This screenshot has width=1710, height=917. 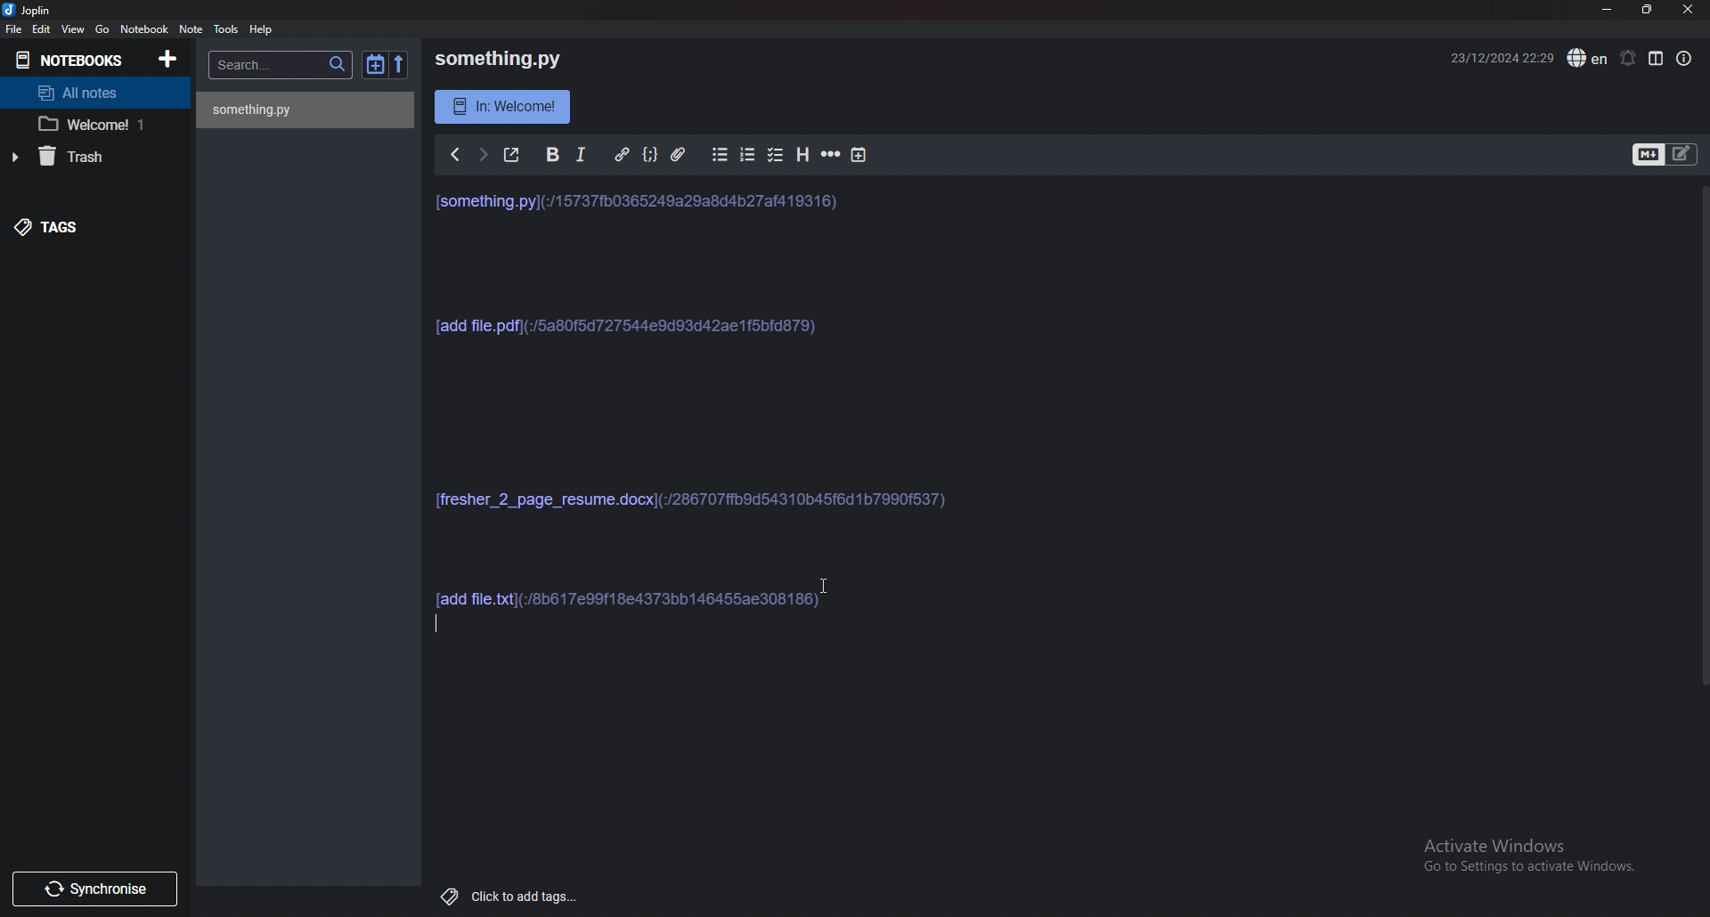 What do you see at coordinates (777, 155) in the screenshot?
I see `Checkbox` at bounding box center [777, 155].